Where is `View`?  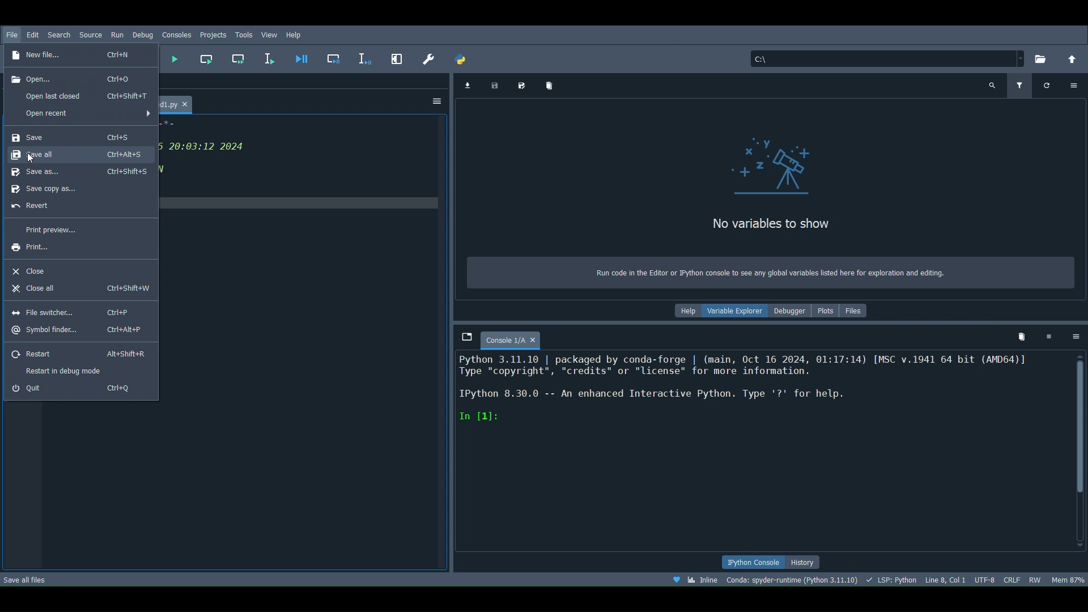
View is located at coordinates (271, 34).